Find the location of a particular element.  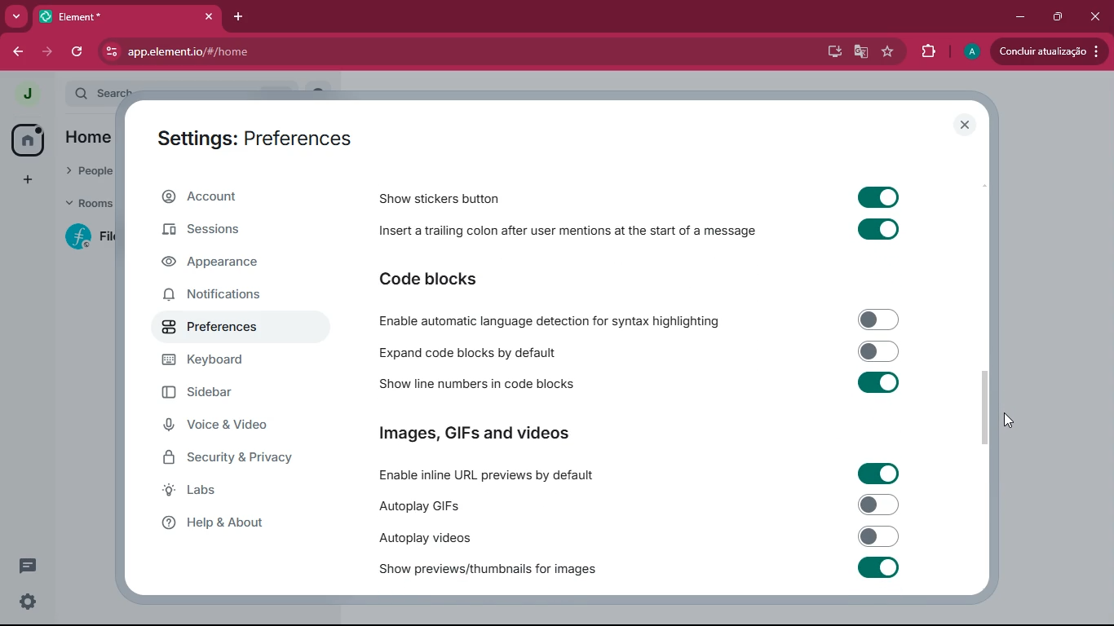

voice is located at coordinates (232, 427).